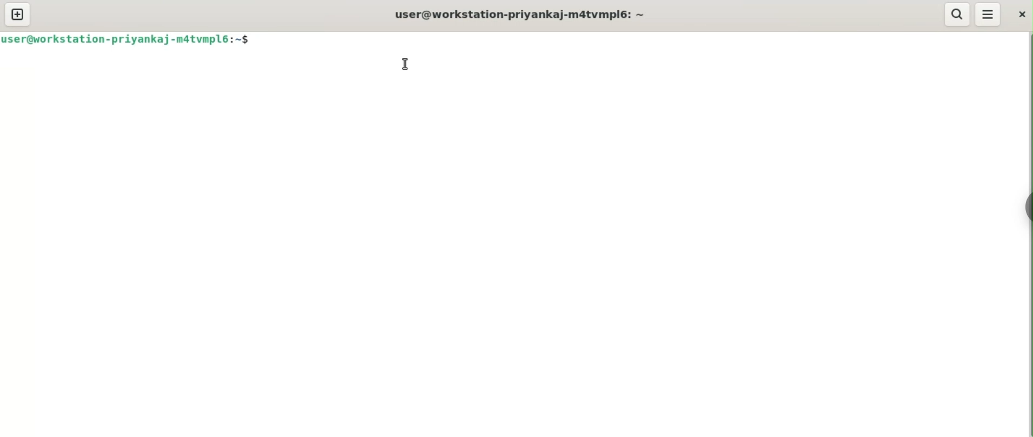  Describe the element at coordinates (127, 39) in the screenshot. I see `user@workstation-priyankaj-m4tvmpl6: ~$` at that location.